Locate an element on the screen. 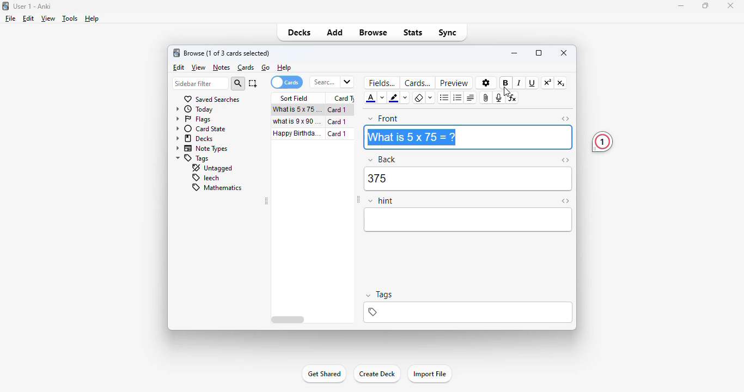  decks is located at coordinates (300, 32).